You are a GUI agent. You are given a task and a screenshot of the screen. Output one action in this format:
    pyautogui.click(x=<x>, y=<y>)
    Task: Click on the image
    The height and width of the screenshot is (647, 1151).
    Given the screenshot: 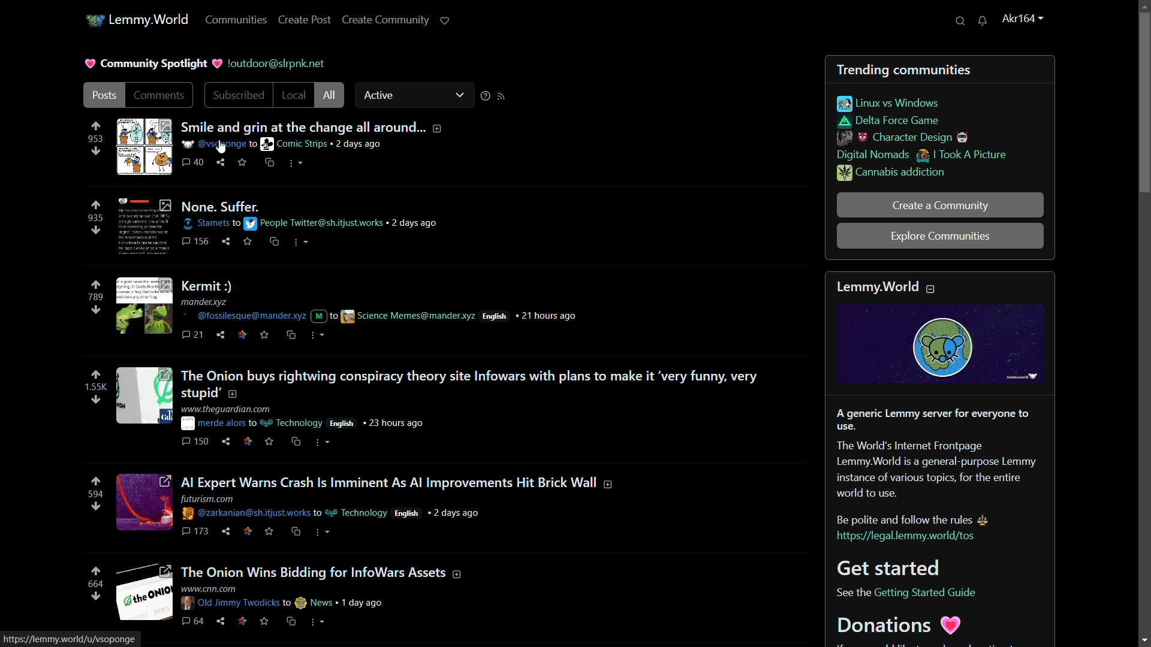 What is the action you would take?
    pyautogui.click(x=933, y=344)
    